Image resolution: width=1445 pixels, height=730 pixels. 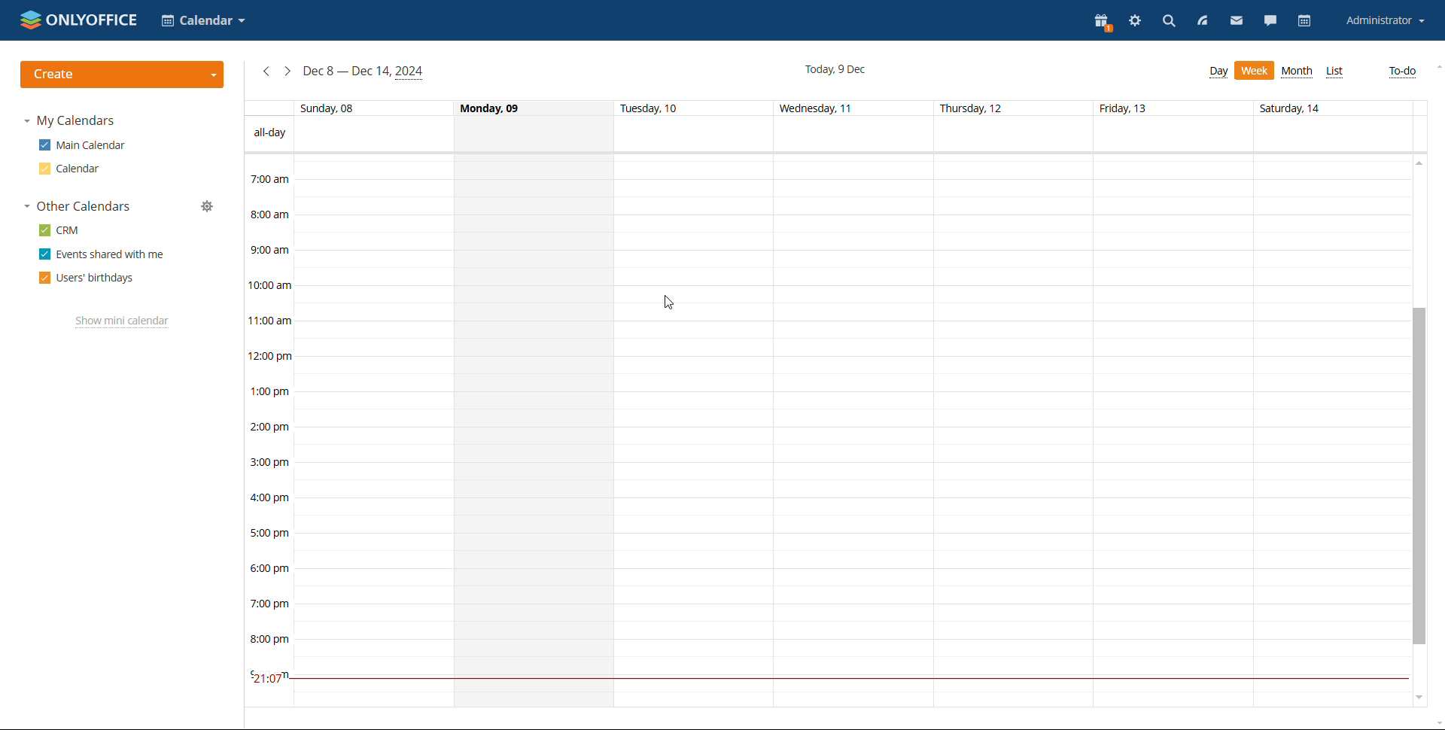 What do you see at coordinates (60, 230) in the screenshot?
I see `crm` at bounding box center [60, 230].